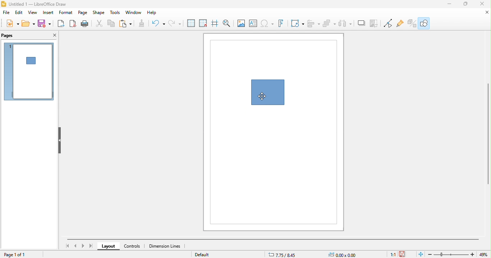 This screenshot has width=491, height=258. I want to click on crop image, so click(361, 23).